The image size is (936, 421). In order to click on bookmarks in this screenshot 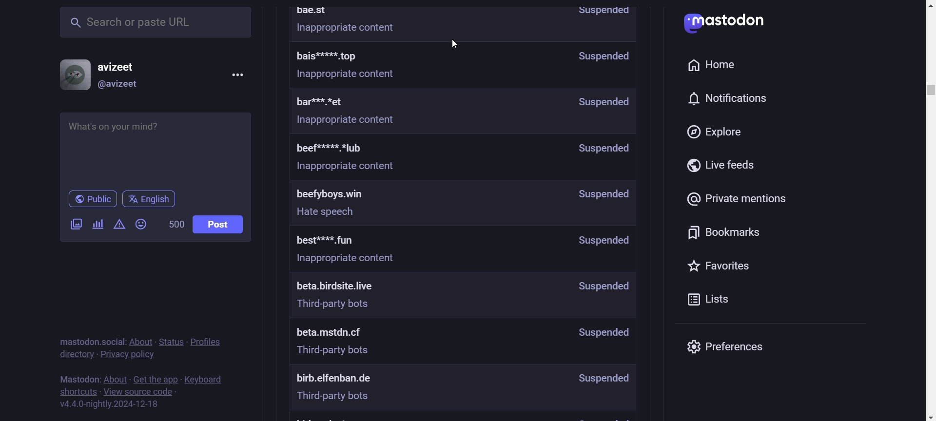, I will do `click(719, 234)`.